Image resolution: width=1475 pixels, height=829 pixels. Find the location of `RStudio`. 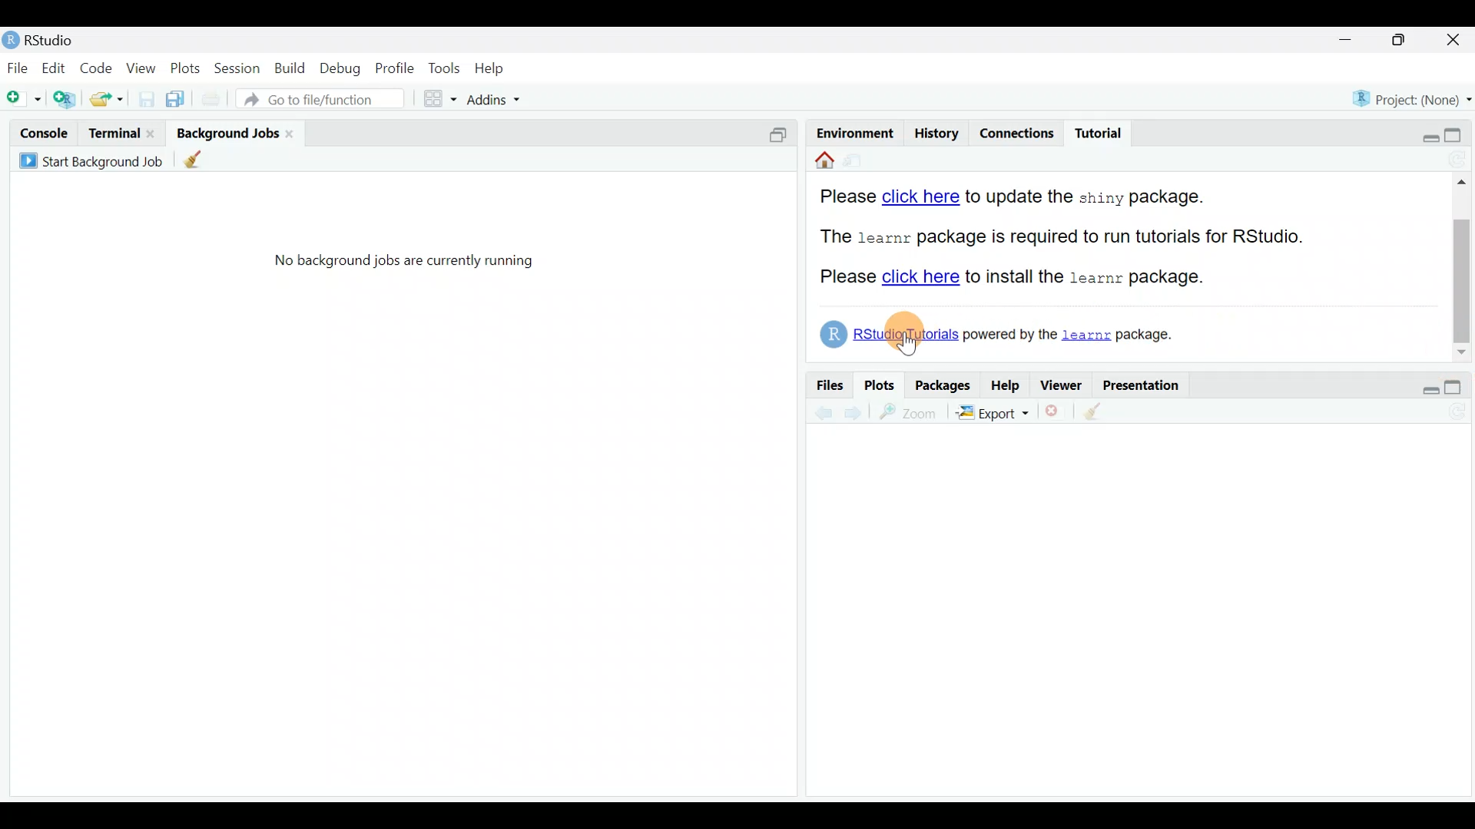

RStudio is located at coordinates (45, 40).